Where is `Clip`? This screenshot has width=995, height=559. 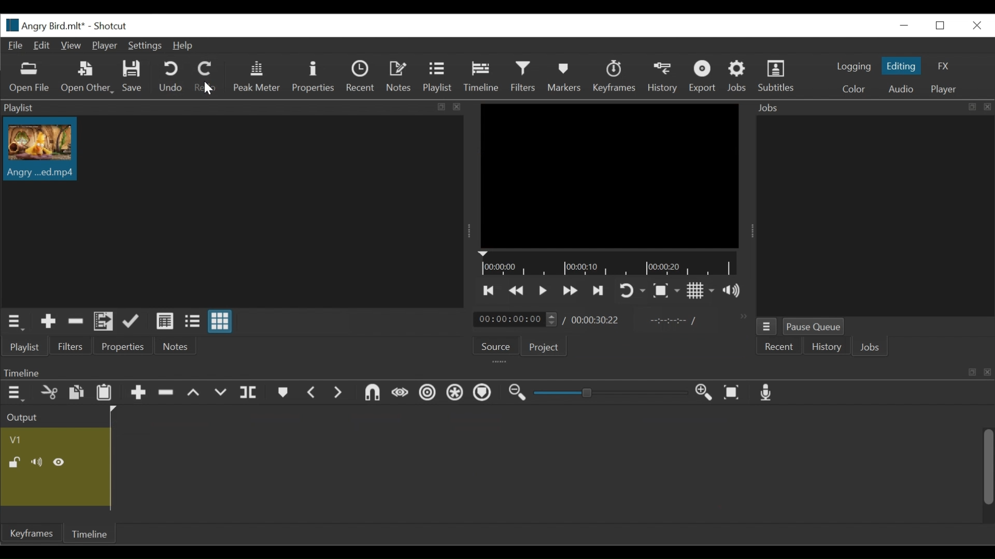 Clip is located at coordinates (44, 149).